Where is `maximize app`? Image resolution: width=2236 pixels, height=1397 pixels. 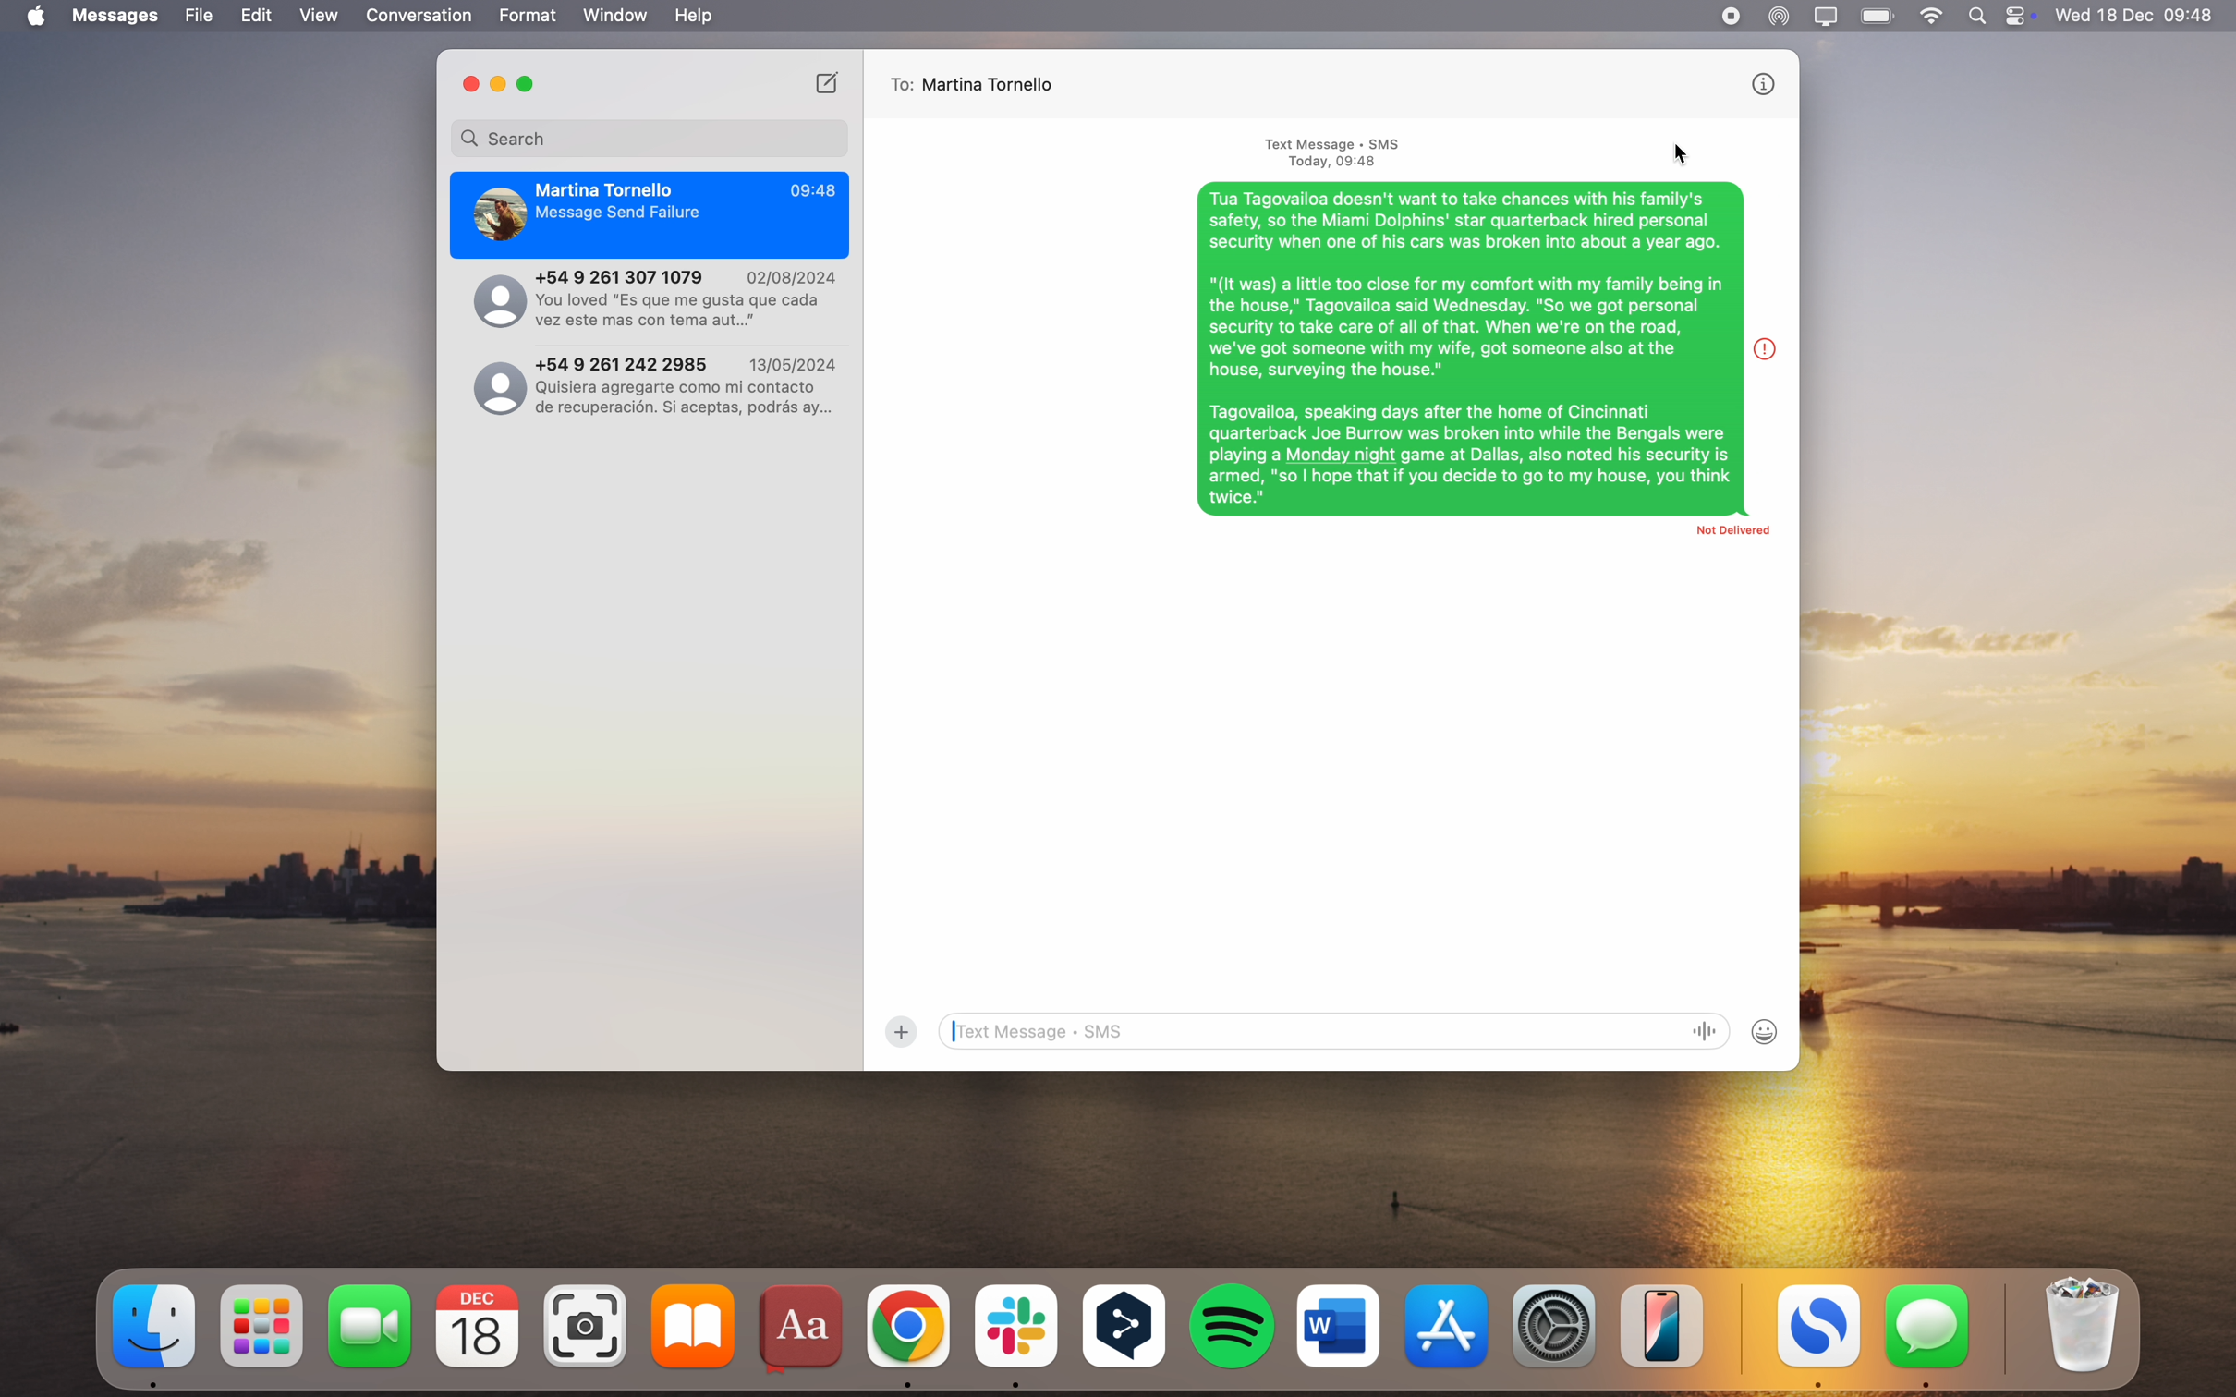 maximize app is located at coordinates (529, 84).